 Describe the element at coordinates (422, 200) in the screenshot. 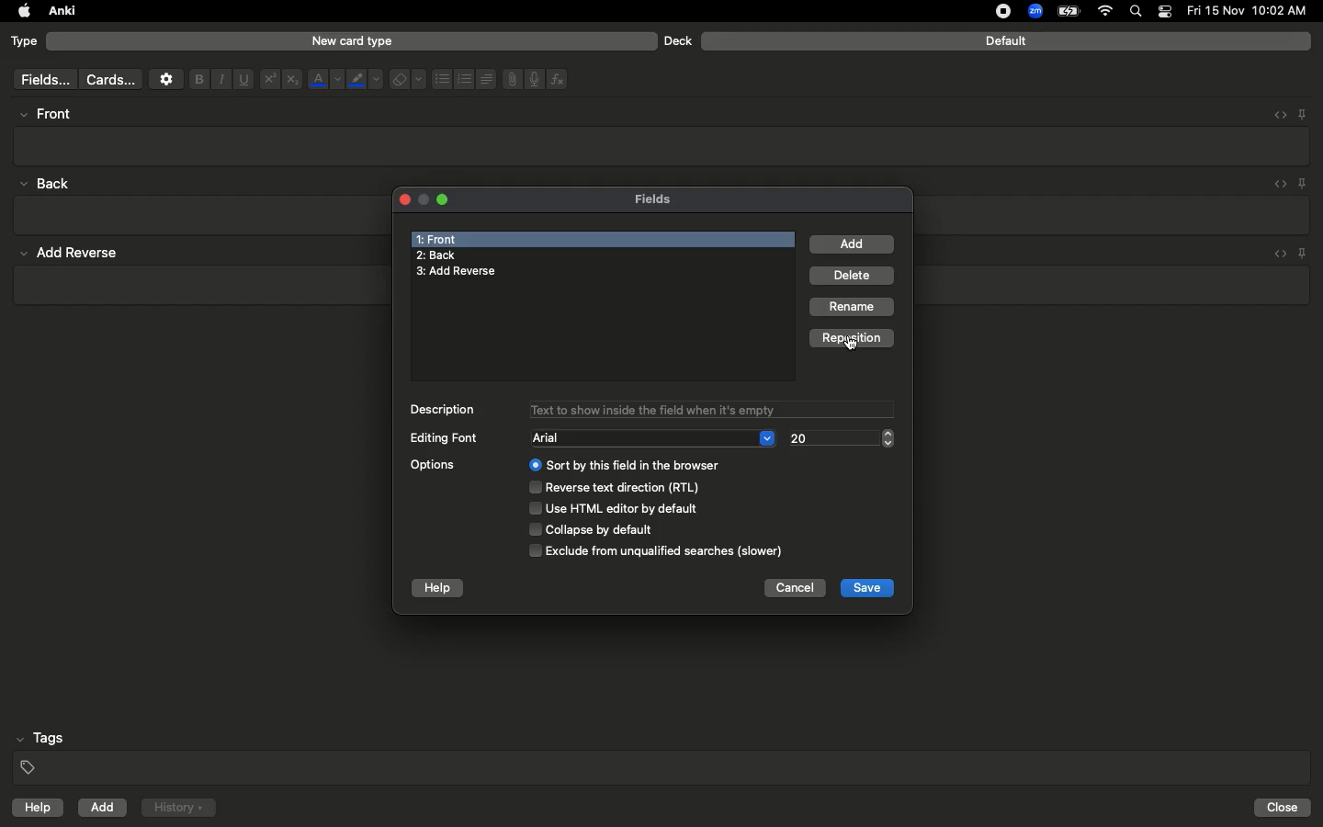

I see `minimize` at that location.